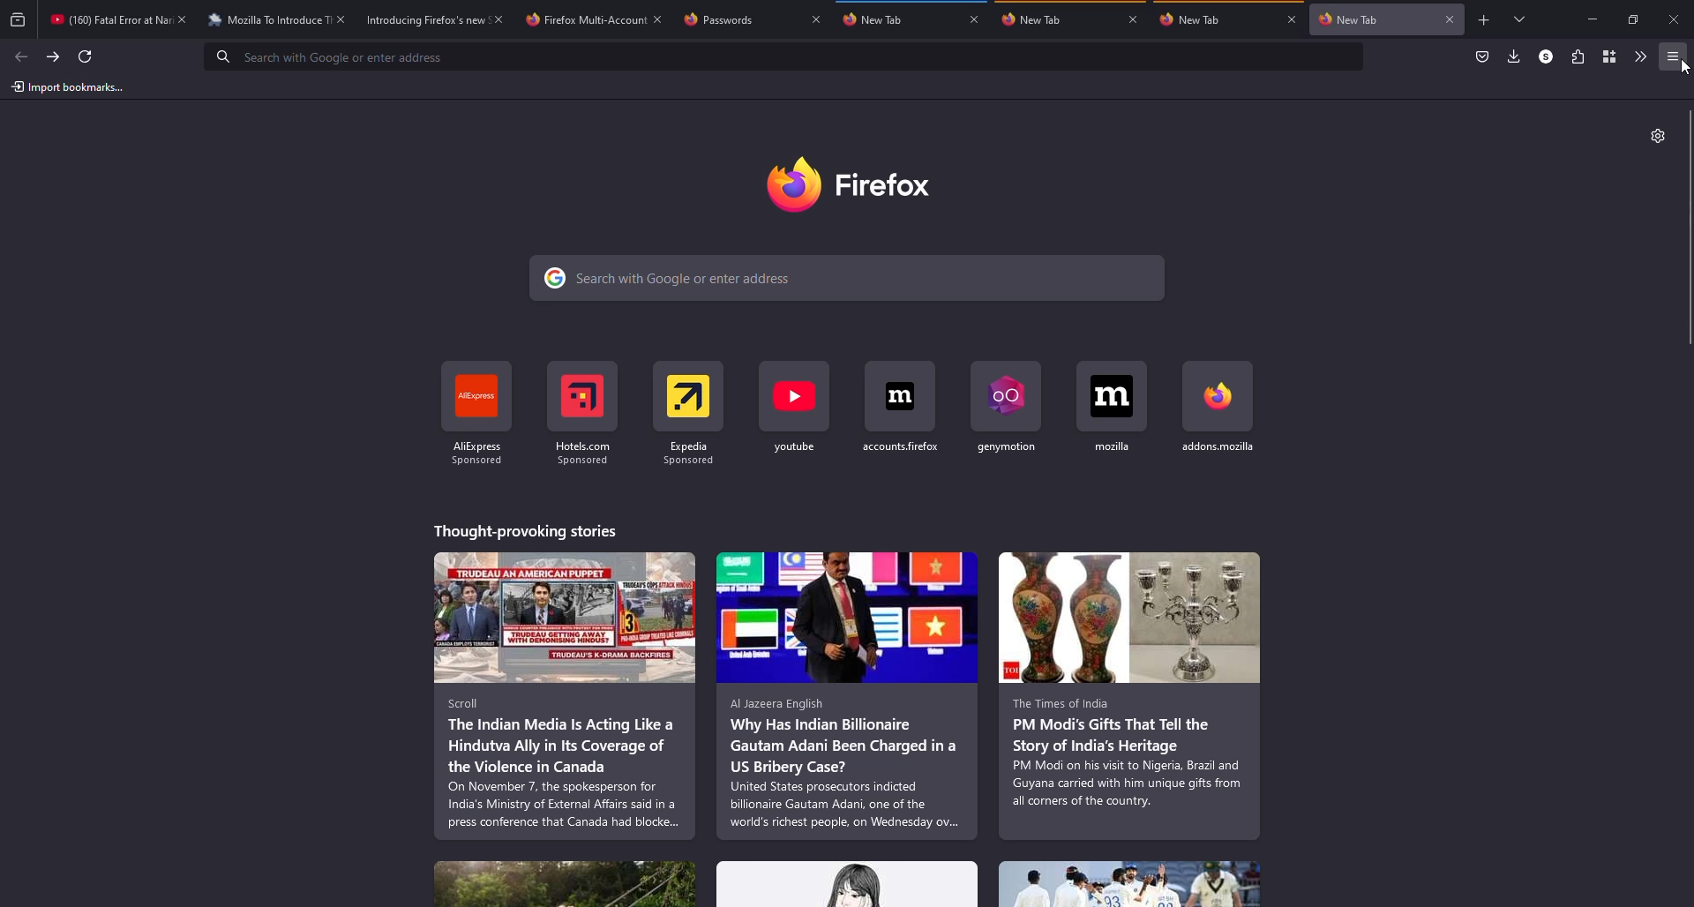 Image resolution: width=1694 pixels, height=907 pixels. What do you see at coordinates (847, 696) in the screenshot?
I see `stories` at bounding box center [847, 696].